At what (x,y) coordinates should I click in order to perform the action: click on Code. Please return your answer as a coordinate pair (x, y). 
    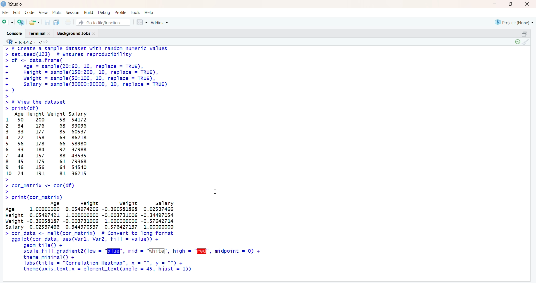
    Looking at the image, I should click on (29, 13).